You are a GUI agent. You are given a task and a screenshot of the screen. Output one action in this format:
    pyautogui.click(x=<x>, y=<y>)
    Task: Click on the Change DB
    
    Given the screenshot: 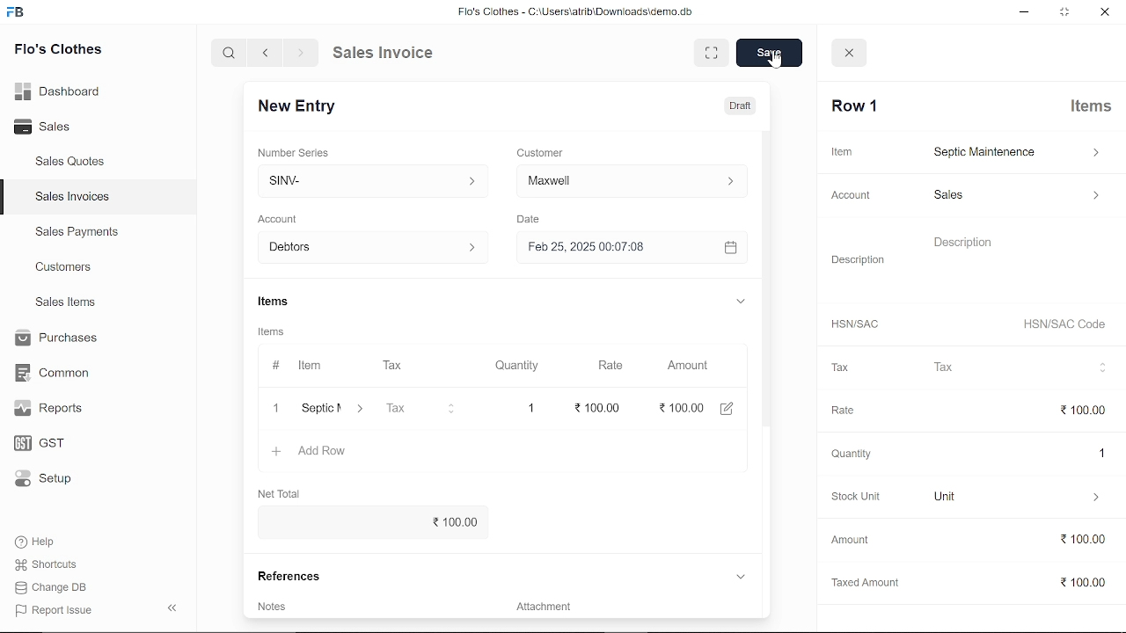 What is the action you would take?
    pyautogui.click(x=53, y=586)
    